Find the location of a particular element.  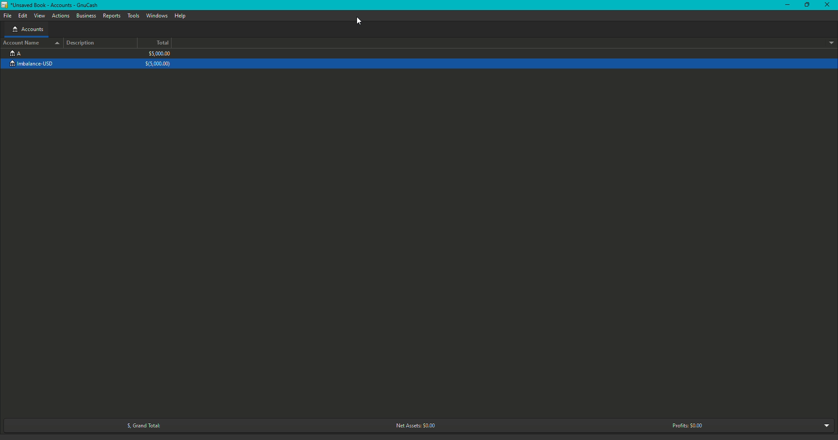

Edit is located at coordinates (23, 16).